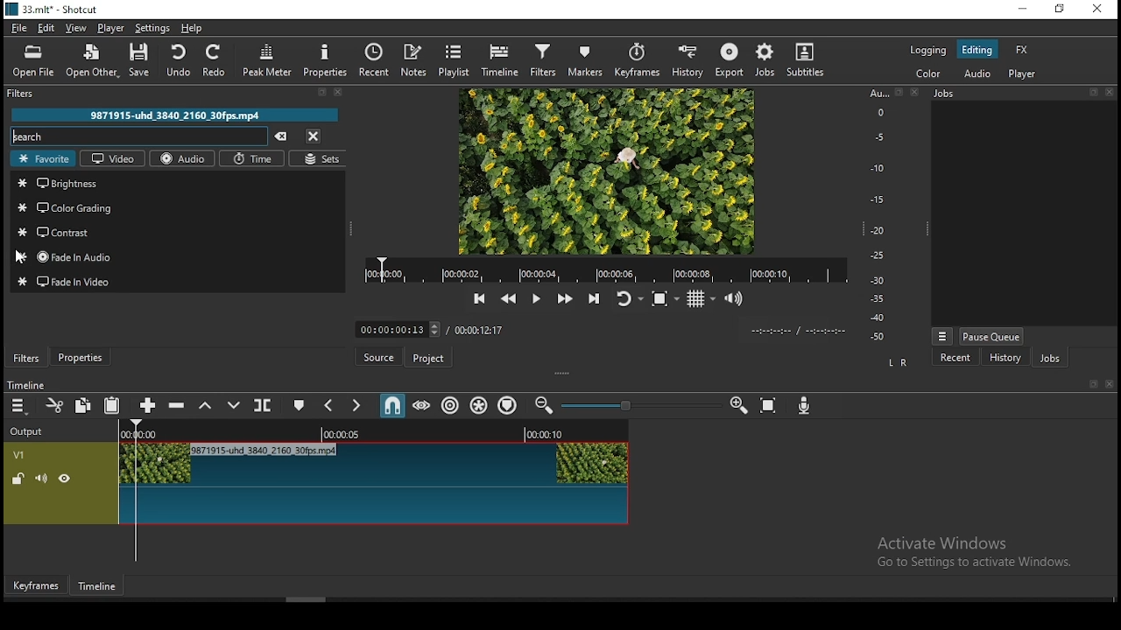 This screenshot has width=1121, height=630. I want to click on snap, so click(394, 407).